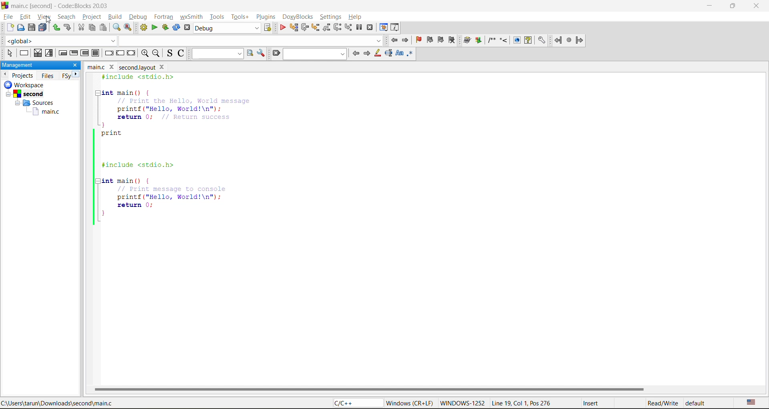  I want to click on next bookmark, so click(441, 42).